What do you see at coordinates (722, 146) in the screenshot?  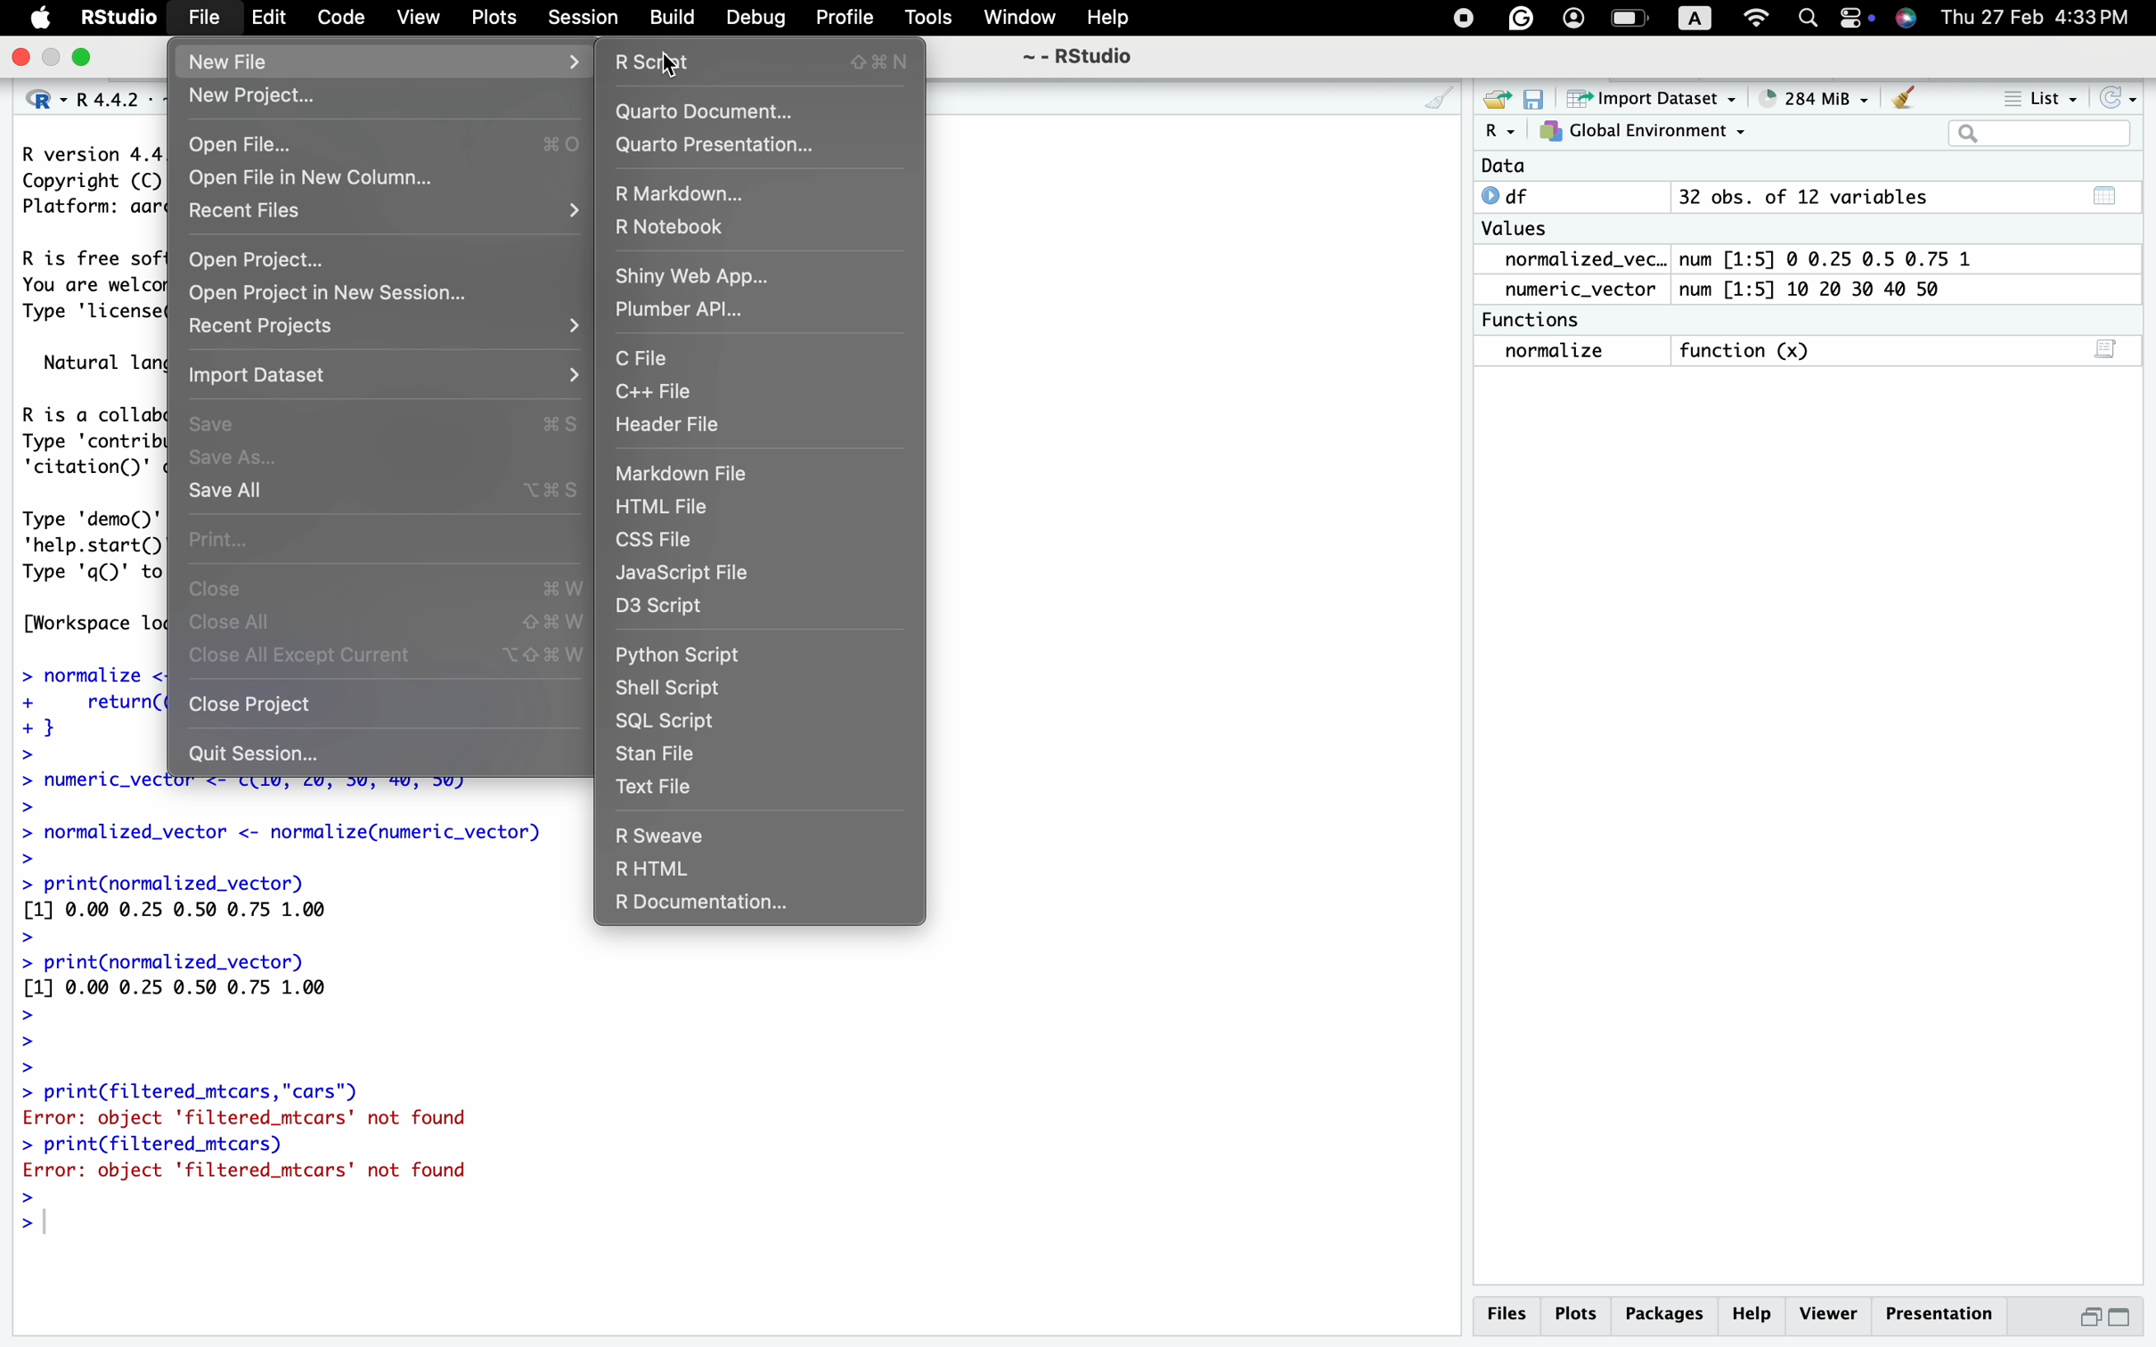 I see `Quarto Presentation...` at bounding box center [722, 146].